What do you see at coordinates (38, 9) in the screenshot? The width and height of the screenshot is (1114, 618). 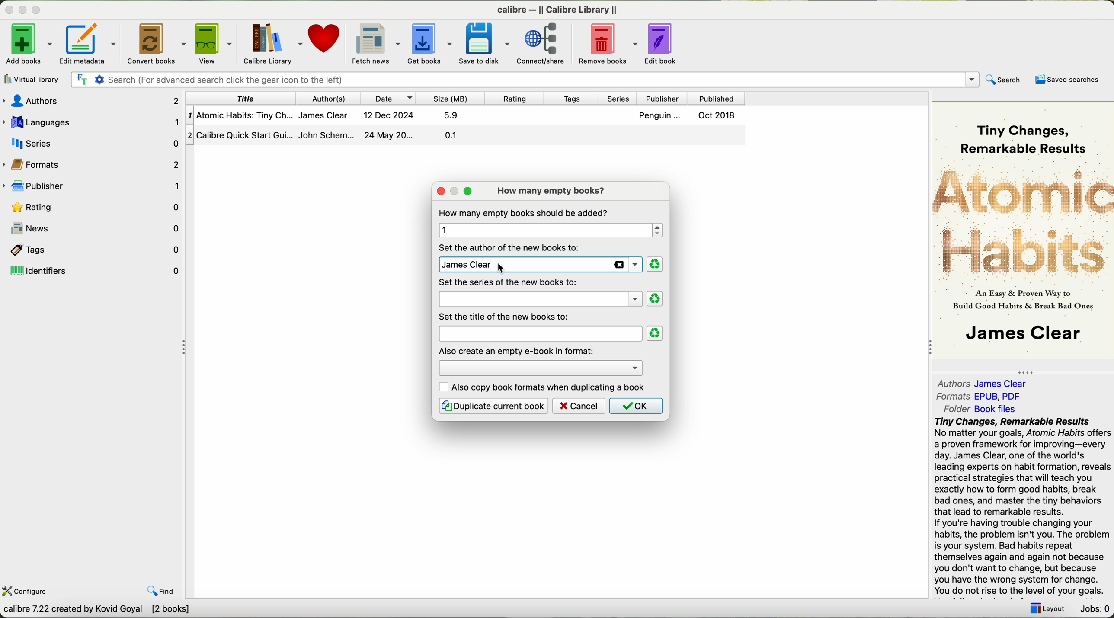 I see `maximize` at bounding box center [38, 9].